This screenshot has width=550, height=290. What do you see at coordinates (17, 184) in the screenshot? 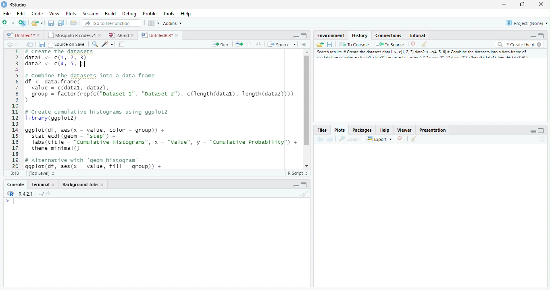
I see `Console` at bounding box center [17, 184].